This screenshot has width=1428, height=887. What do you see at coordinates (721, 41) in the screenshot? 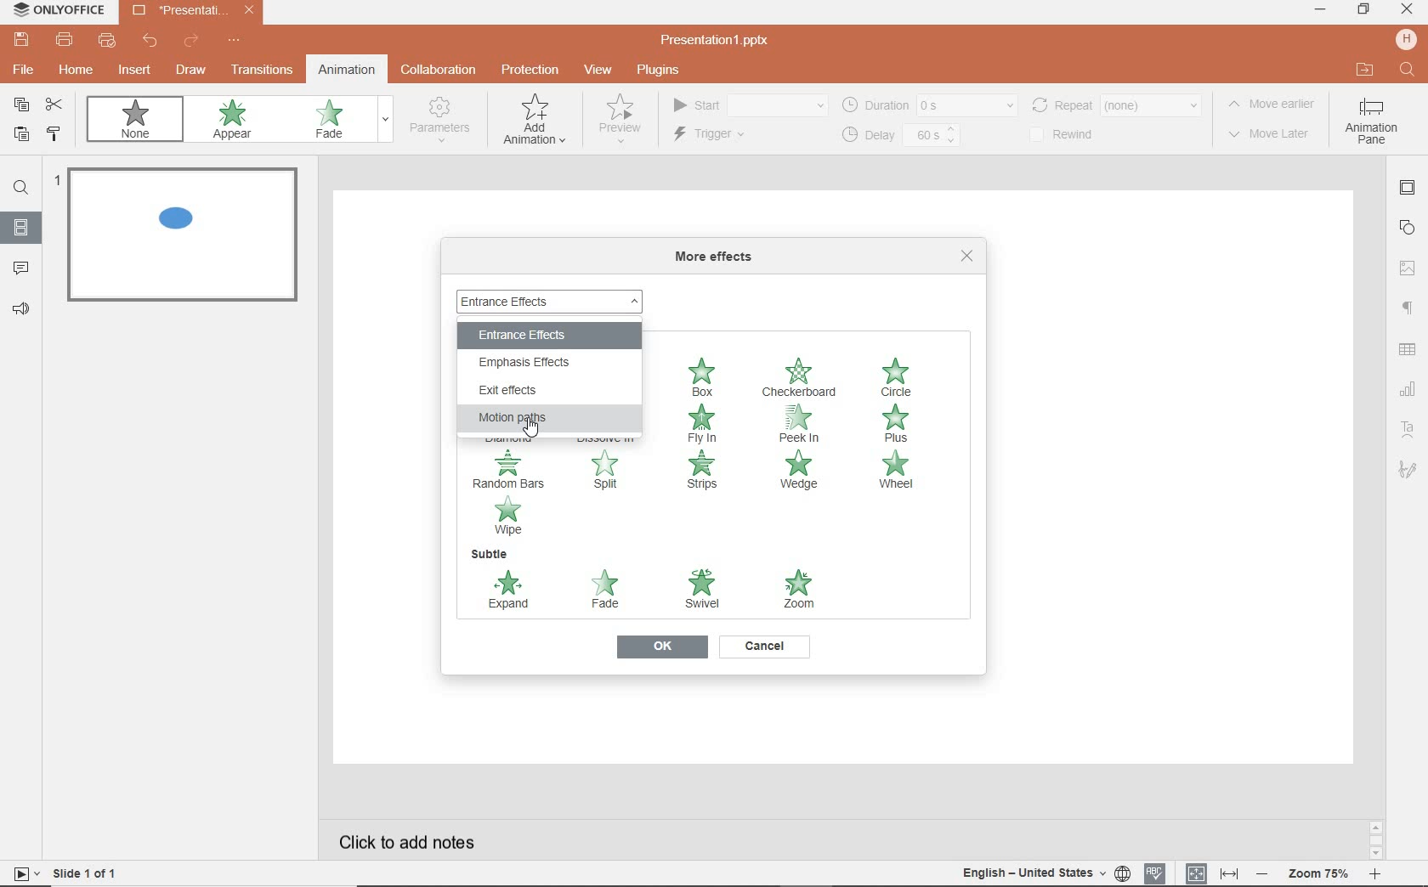
I see `file name` at bounding box center [721, 41].